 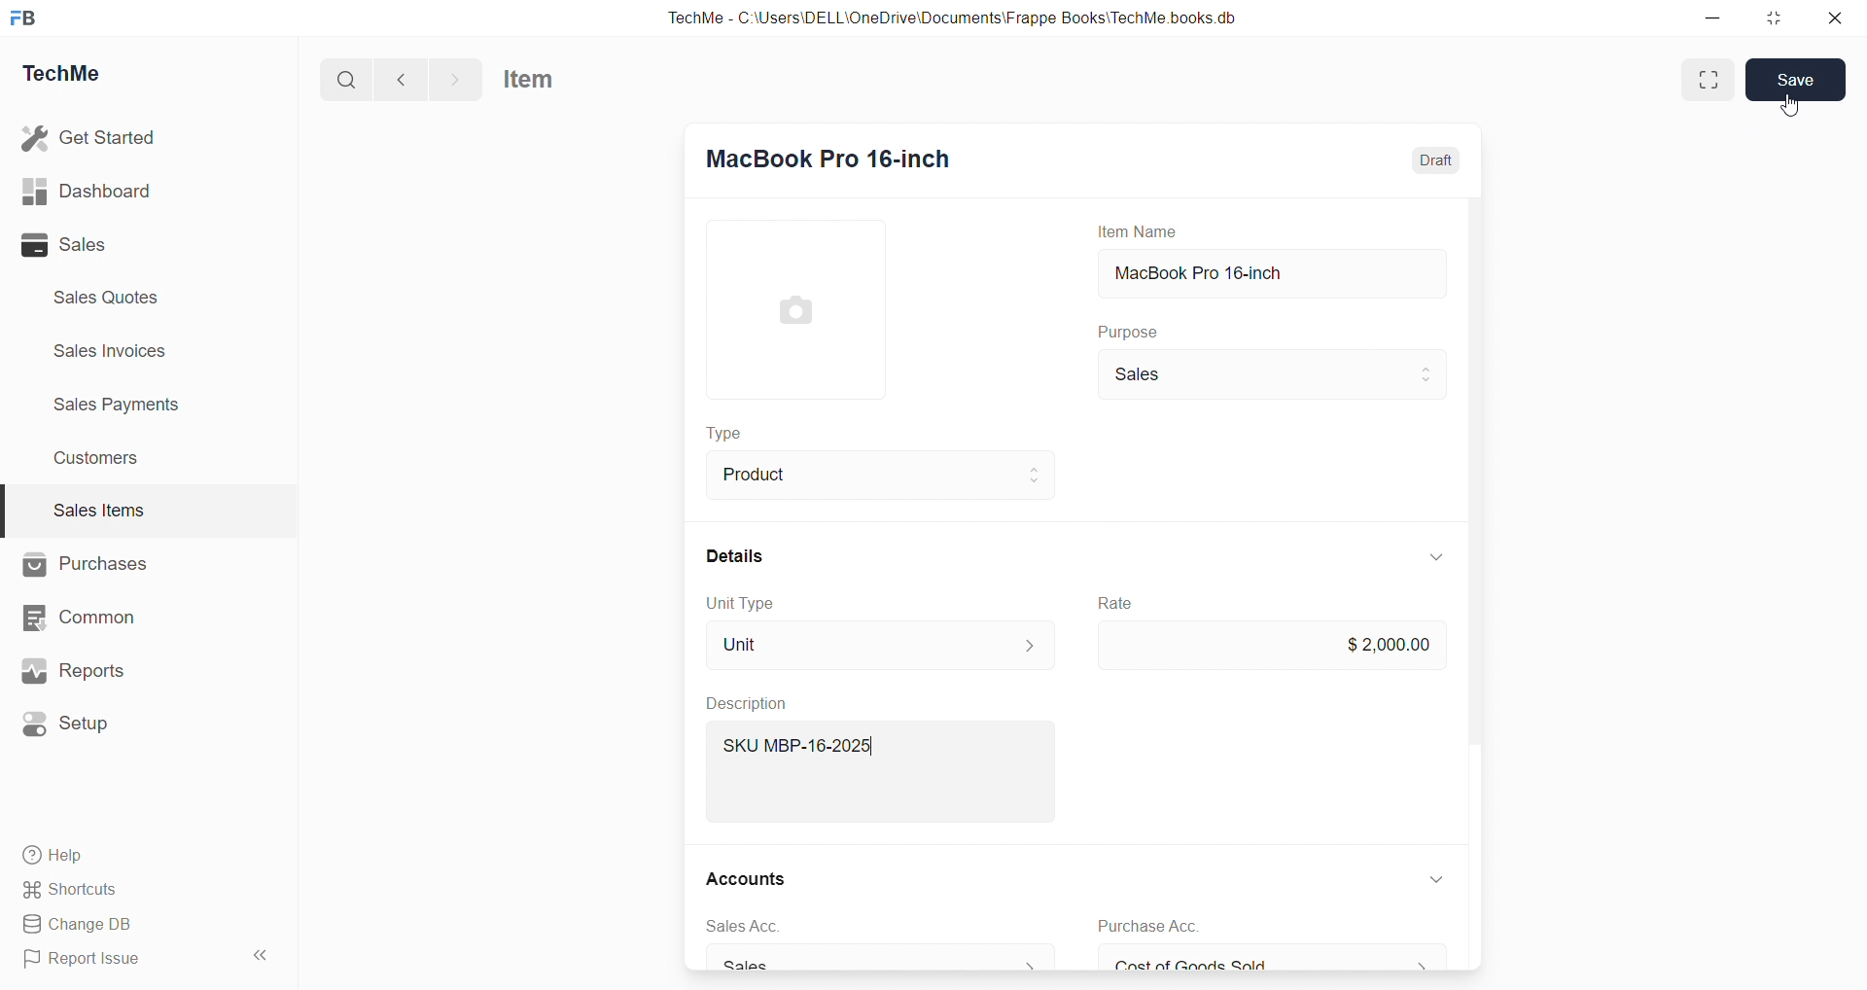 I want to click on Cost of Goods Sold, so click(x=1276, y=961).